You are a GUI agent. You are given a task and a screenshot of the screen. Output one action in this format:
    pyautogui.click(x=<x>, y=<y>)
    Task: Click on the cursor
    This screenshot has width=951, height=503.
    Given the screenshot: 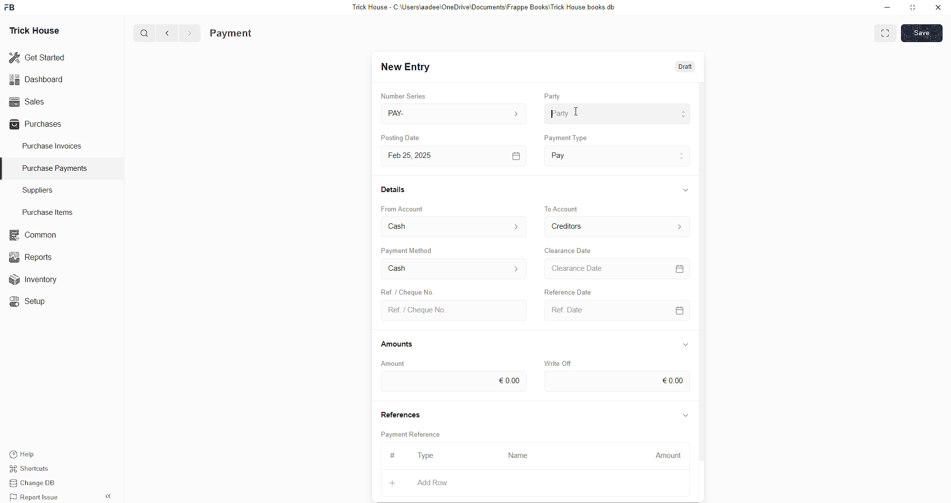 What is the action you would take?
    pyautogui.click(x=580, y=112)
    